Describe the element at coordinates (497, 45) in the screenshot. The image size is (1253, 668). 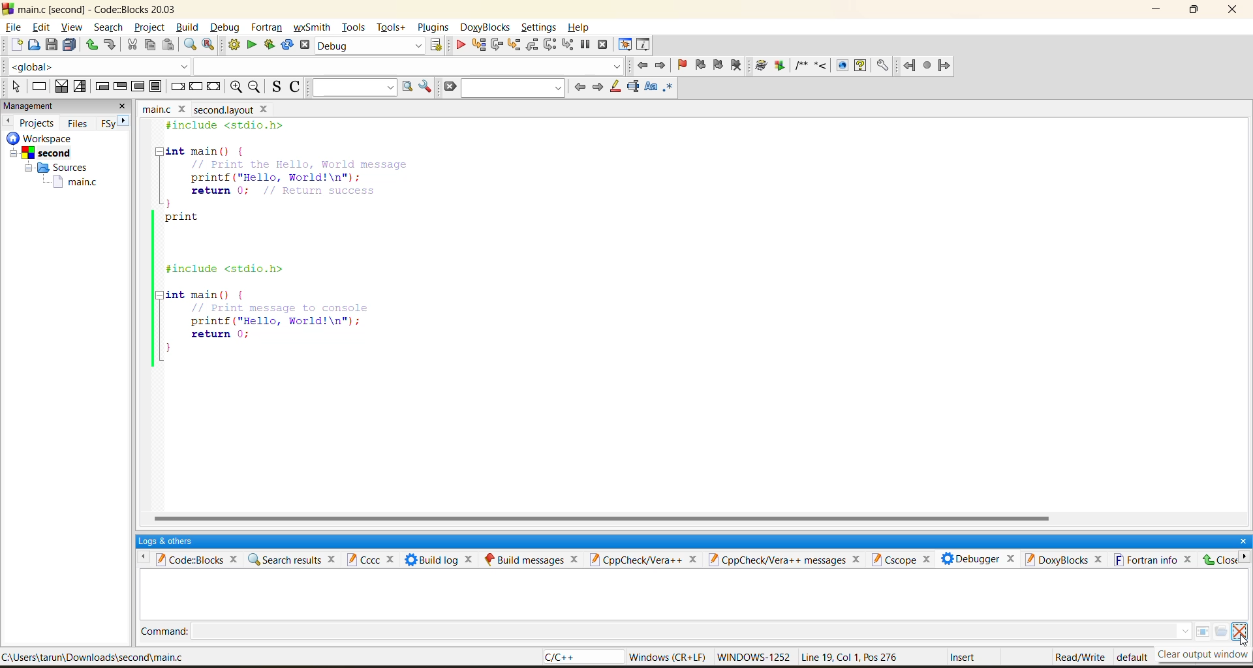
I see `next line` at that location.